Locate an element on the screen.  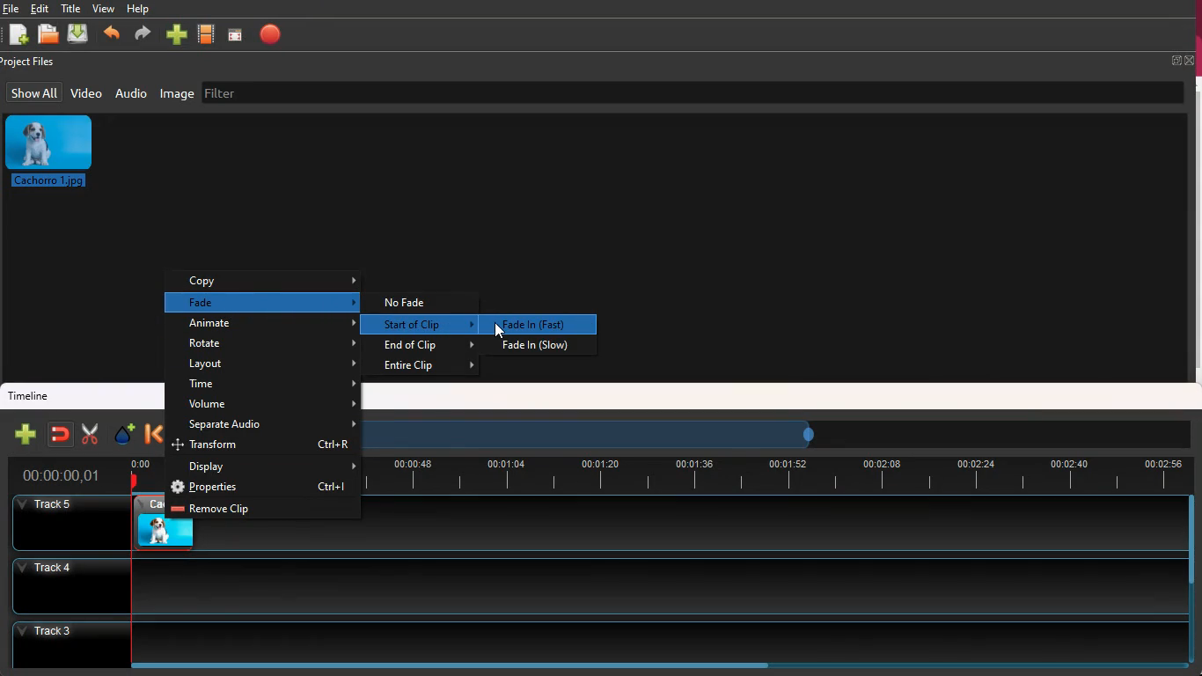
effect is located at coordinates (126, 435).